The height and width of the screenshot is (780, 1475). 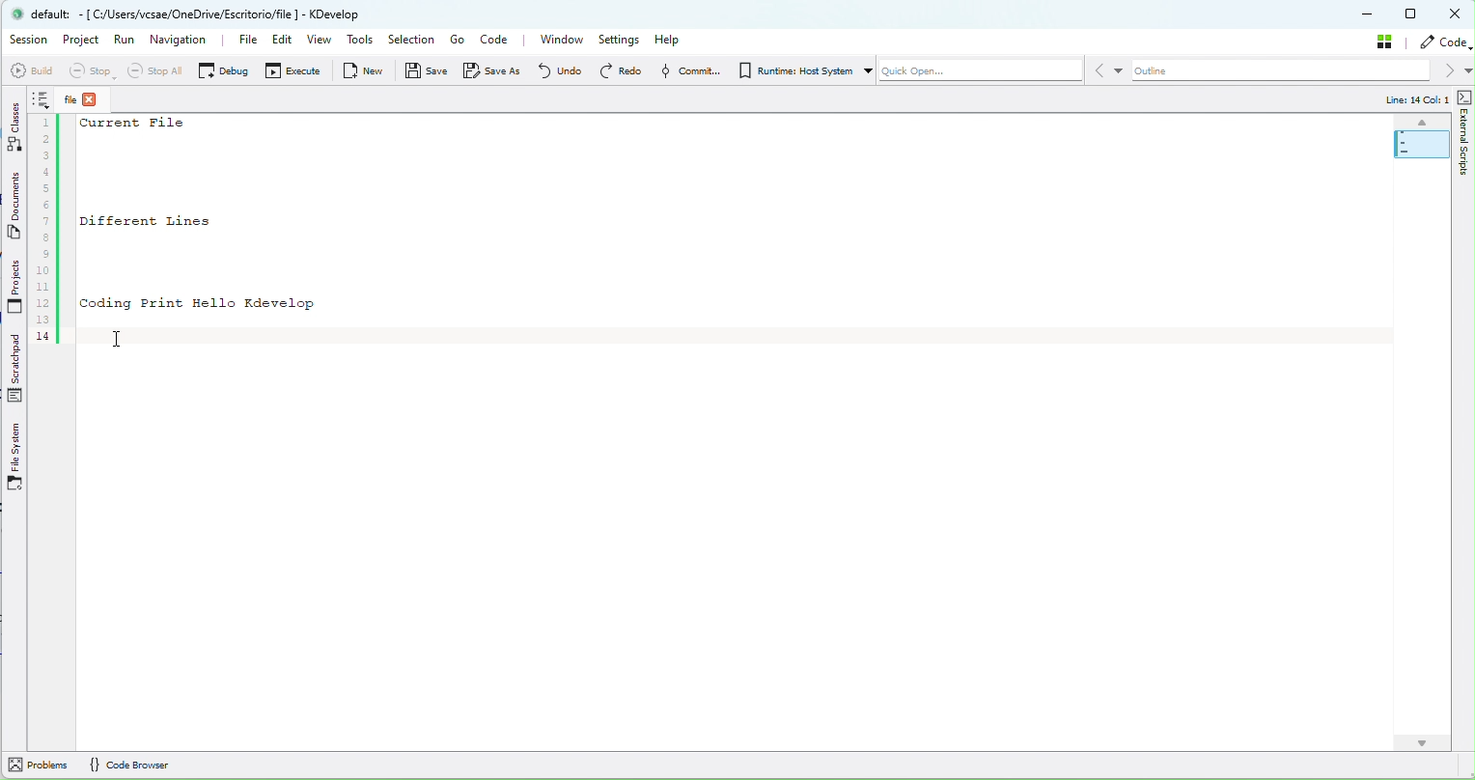 What do you see at coordinates (15, 125) in the screenshot?
I see `Classes` at bounding box center [15, 125].